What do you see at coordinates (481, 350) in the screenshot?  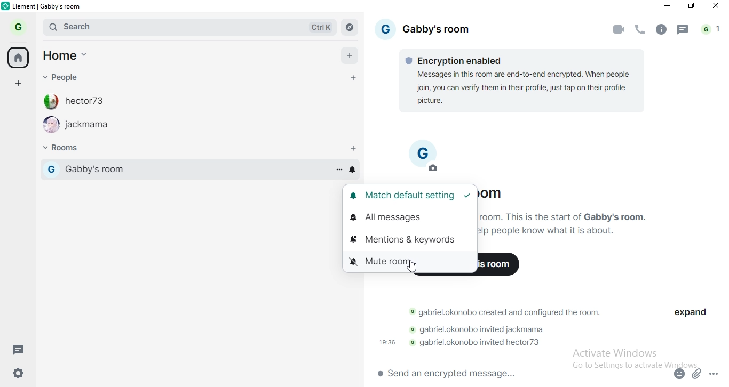 I see `text 4` at bounding box center [481, 350].